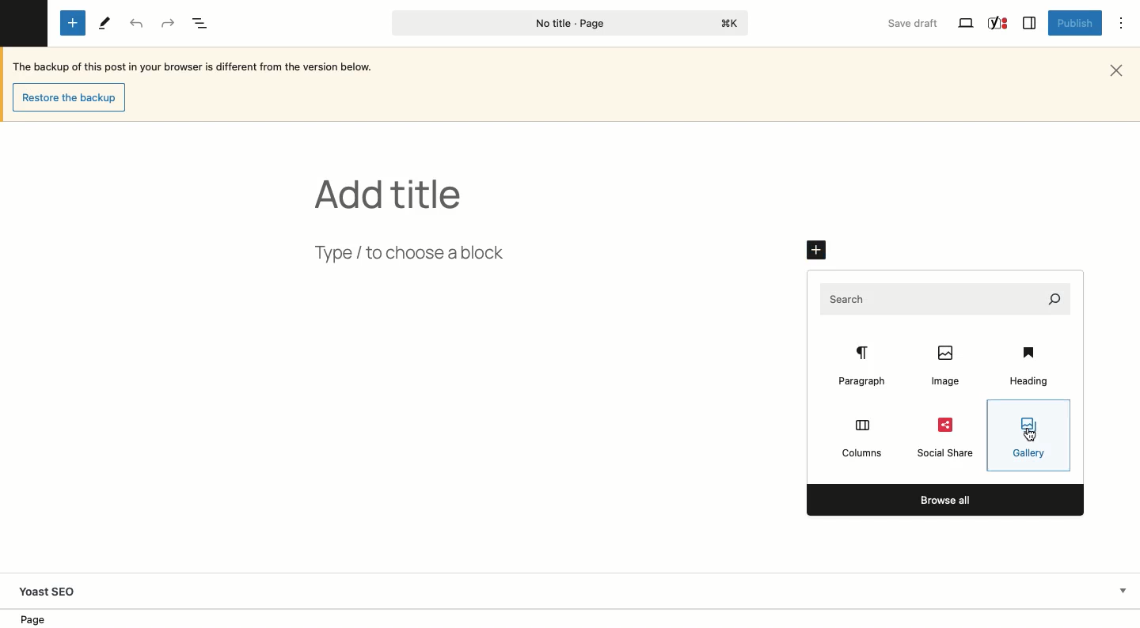 Image resolution: width=1140 pixels, height=628 pixels. What do you see at coordinates (998, 24) in the screenshot?
I see `Yoast SEO` at bounding box center [998, 24].